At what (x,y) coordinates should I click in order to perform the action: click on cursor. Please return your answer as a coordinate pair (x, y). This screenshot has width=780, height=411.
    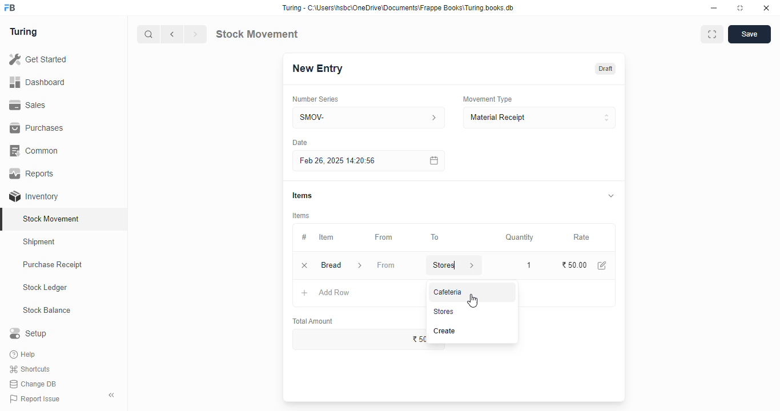
    Looking at the image, I should click on (473, 301).